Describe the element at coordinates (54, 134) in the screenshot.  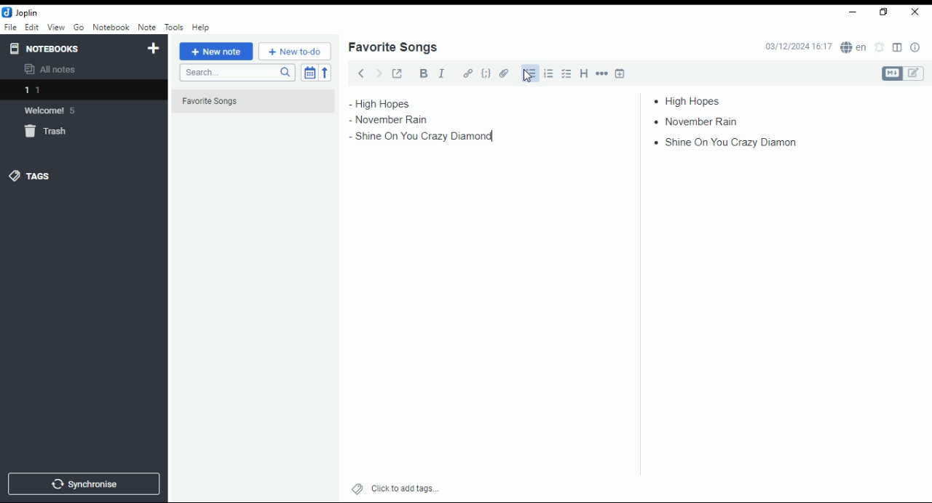
I see `trash` at that location.